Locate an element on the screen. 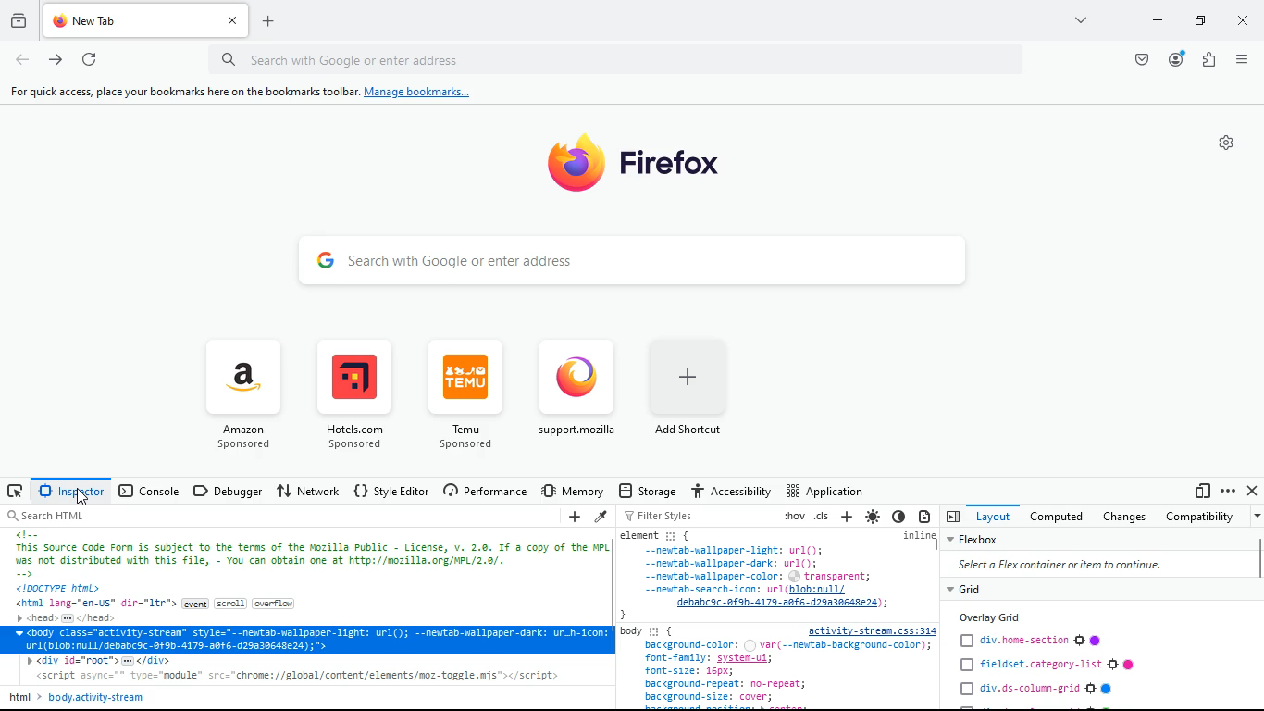 The image size is (1264, 711). inspector is located at coordinates (69, 491).